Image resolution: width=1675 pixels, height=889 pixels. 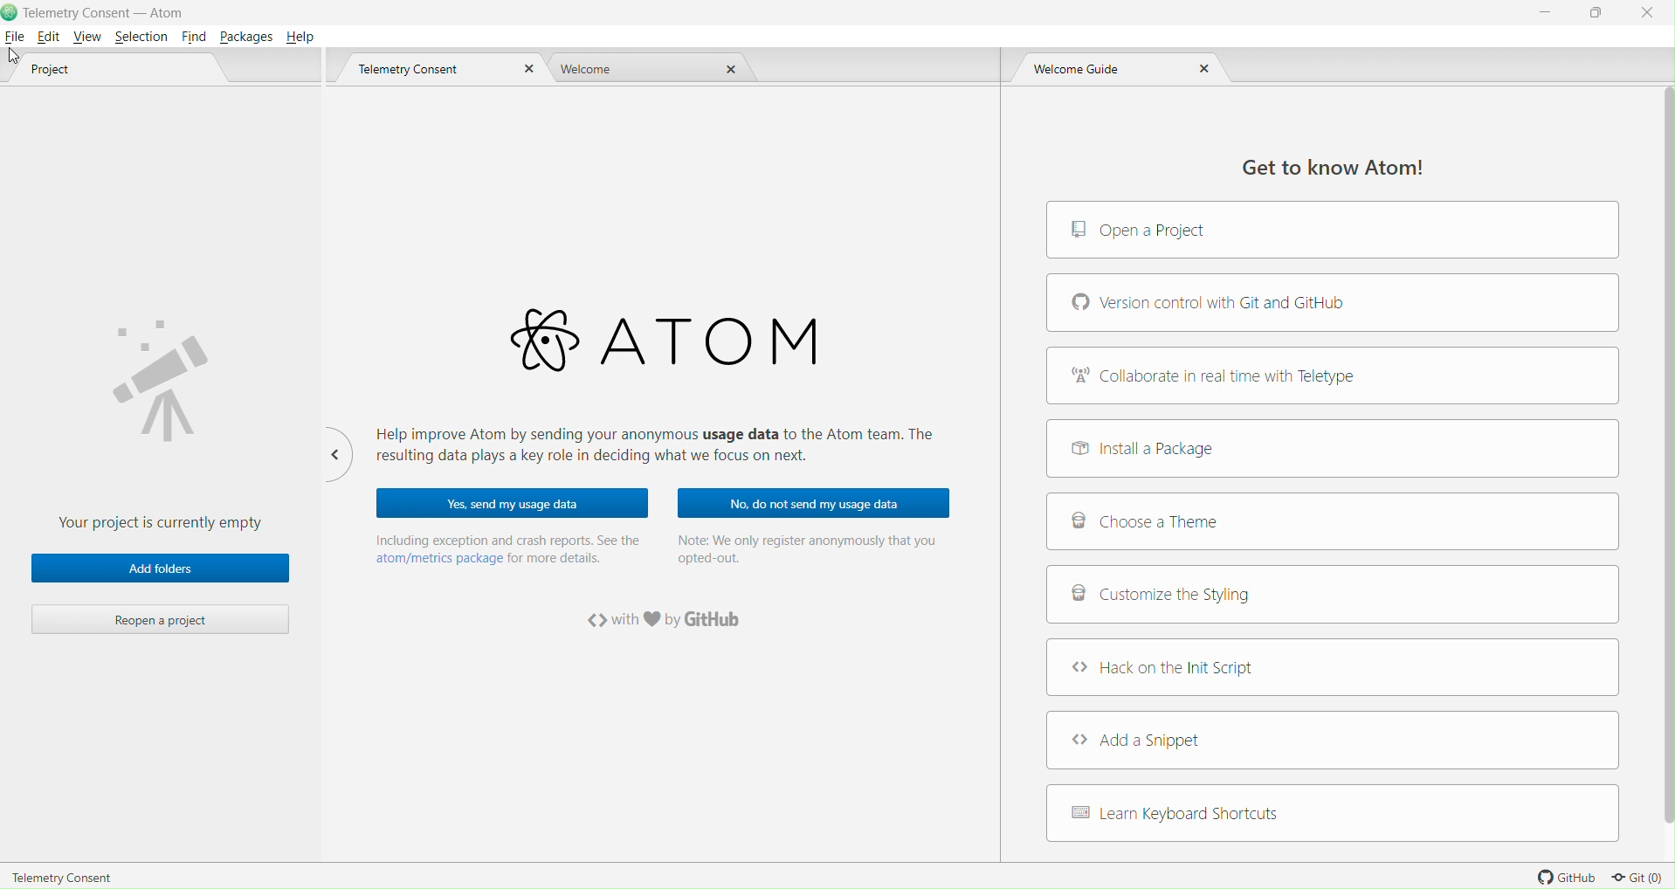 What do you see at coordinates (245, 36) in the screenshot?
I see `Packages` at bounding box center [245, 36].